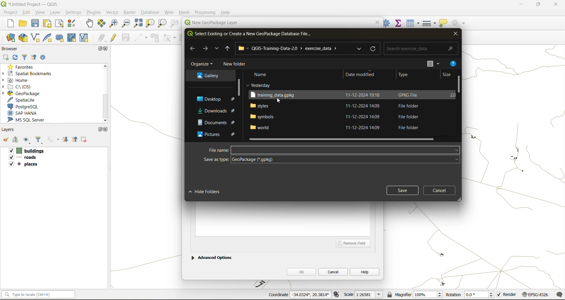 The height and width of the screenshot is (300, 565). Describe the element at coordinates (470, 295) in the screenshot. I see `rotation` at that location.